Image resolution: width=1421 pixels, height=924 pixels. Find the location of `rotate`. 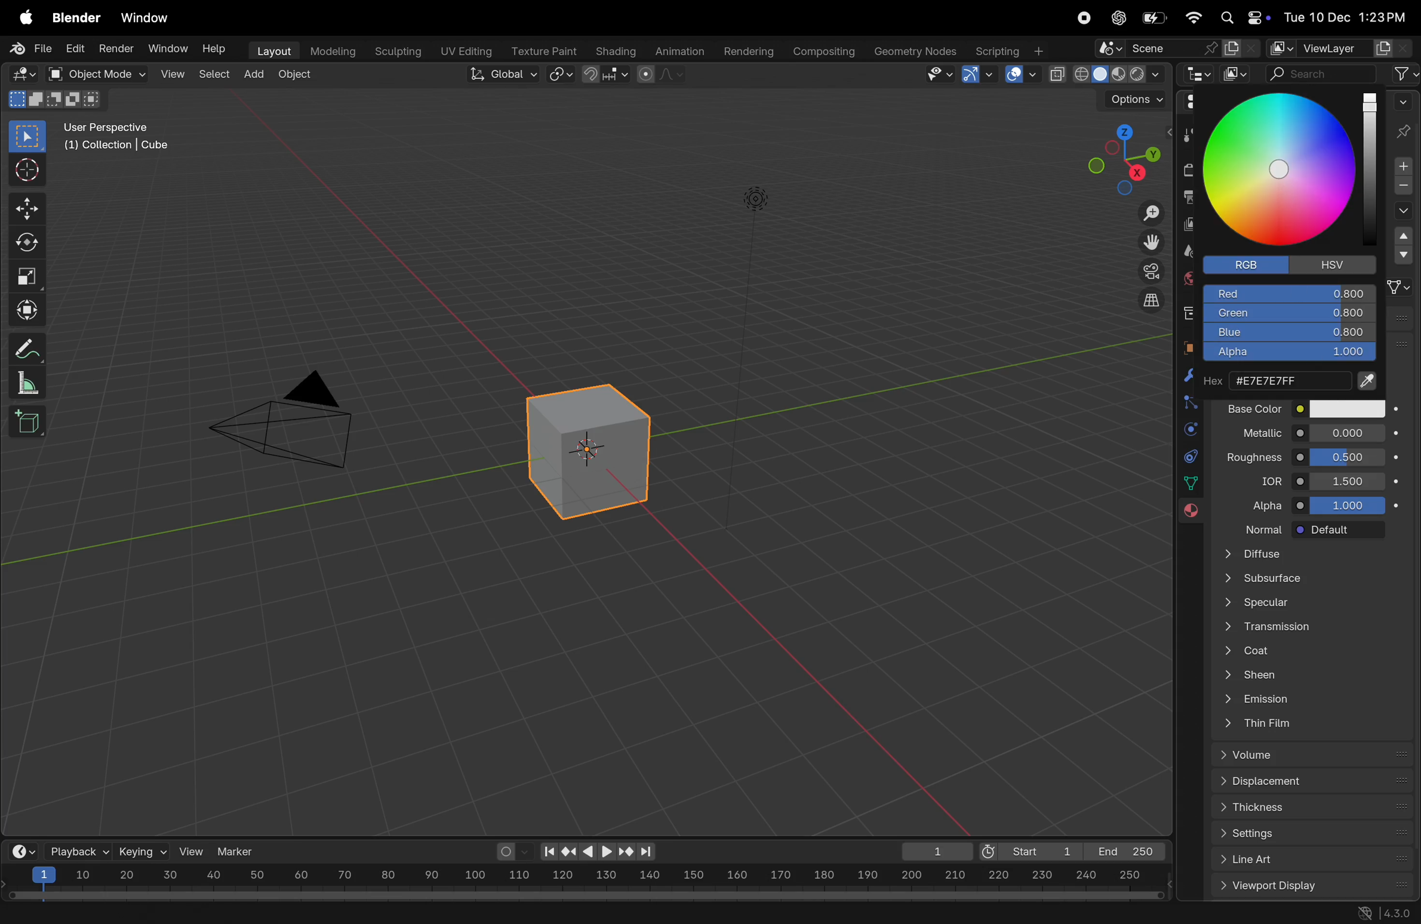

rotate is located at coordinates (24, 243).